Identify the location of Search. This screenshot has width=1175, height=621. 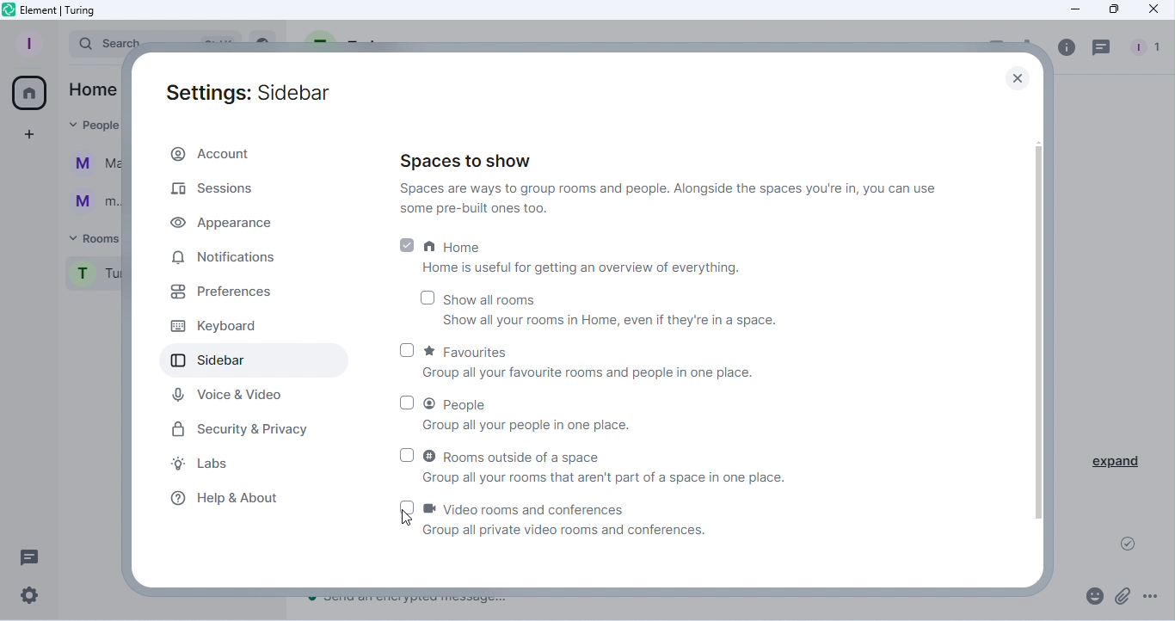
(93, 45).